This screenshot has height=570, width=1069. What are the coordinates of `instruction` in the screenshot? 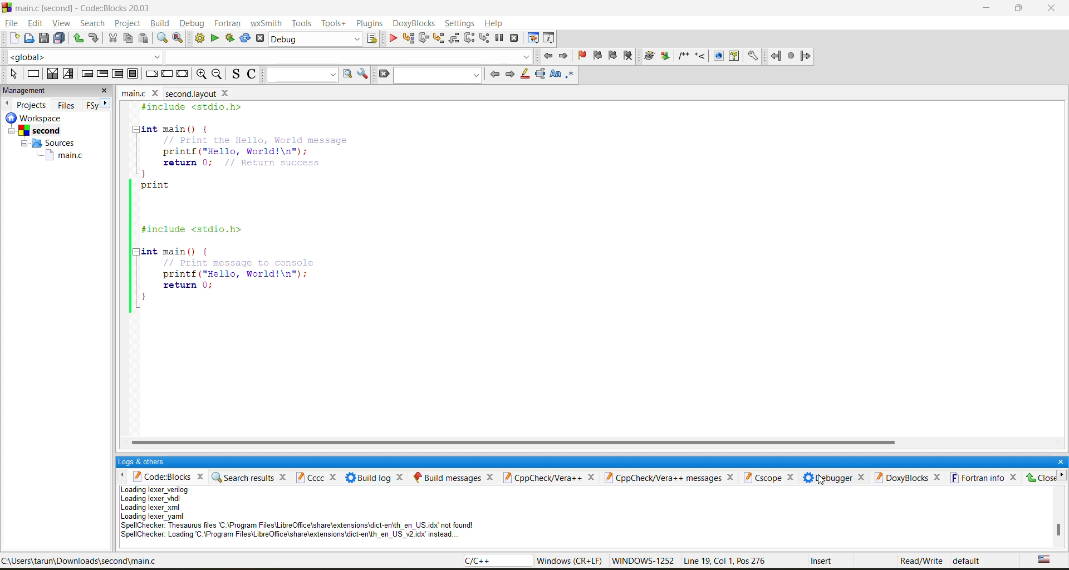 It's located at (33, 75).